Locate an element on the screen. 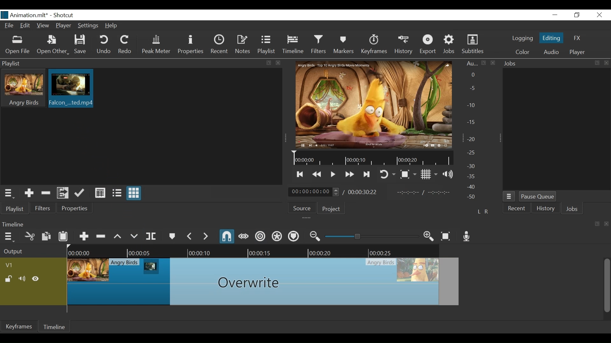 The height and width of the screenshot is (343, 611). Toggle play or pause is located at coordinates (333, 174).